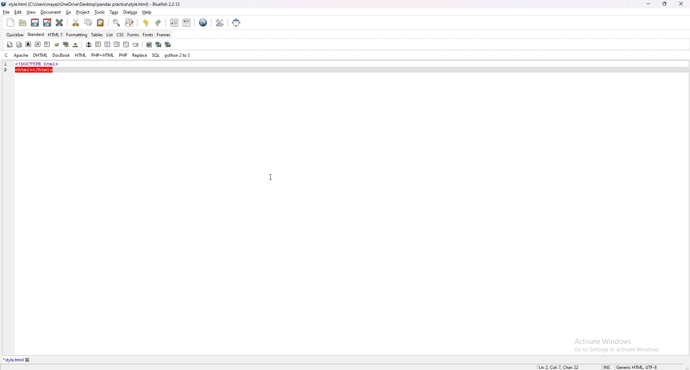 The width and height of the screenshot is (690, 370). Describe the element at coordinates (117, 23) in the screenshot. I see `find bar` at that location.